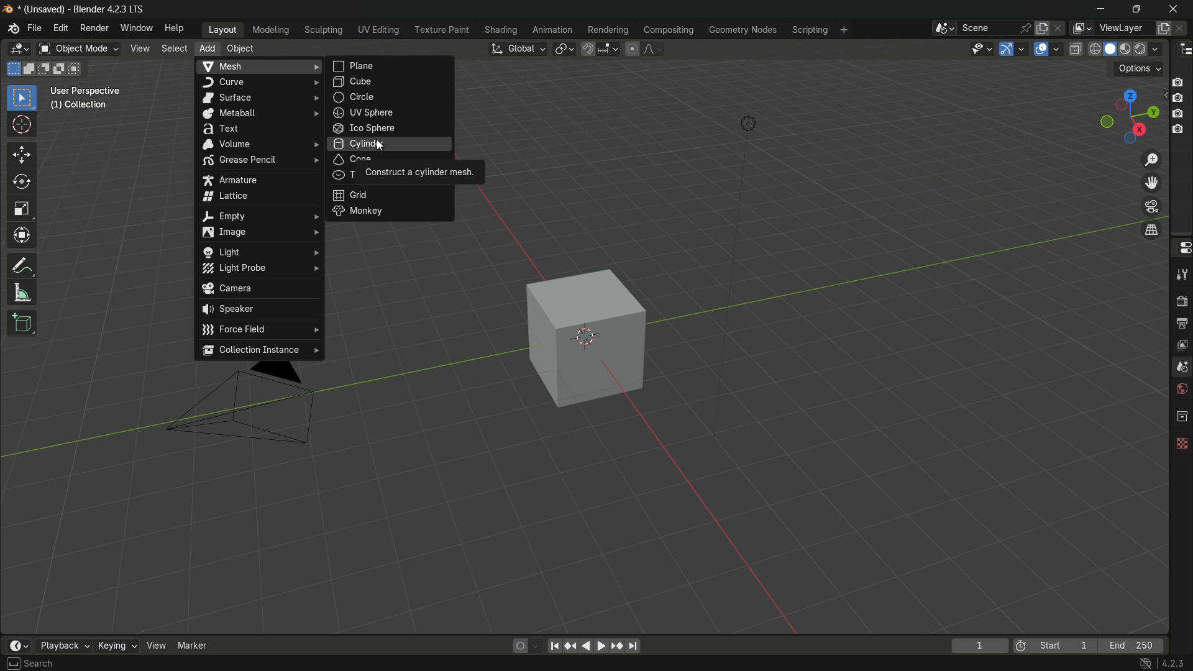 The image size is (1193, 671). What do you see at coordinates (22, 236) in the screenshot?
I see `transform` at bounding box center [22, 236].